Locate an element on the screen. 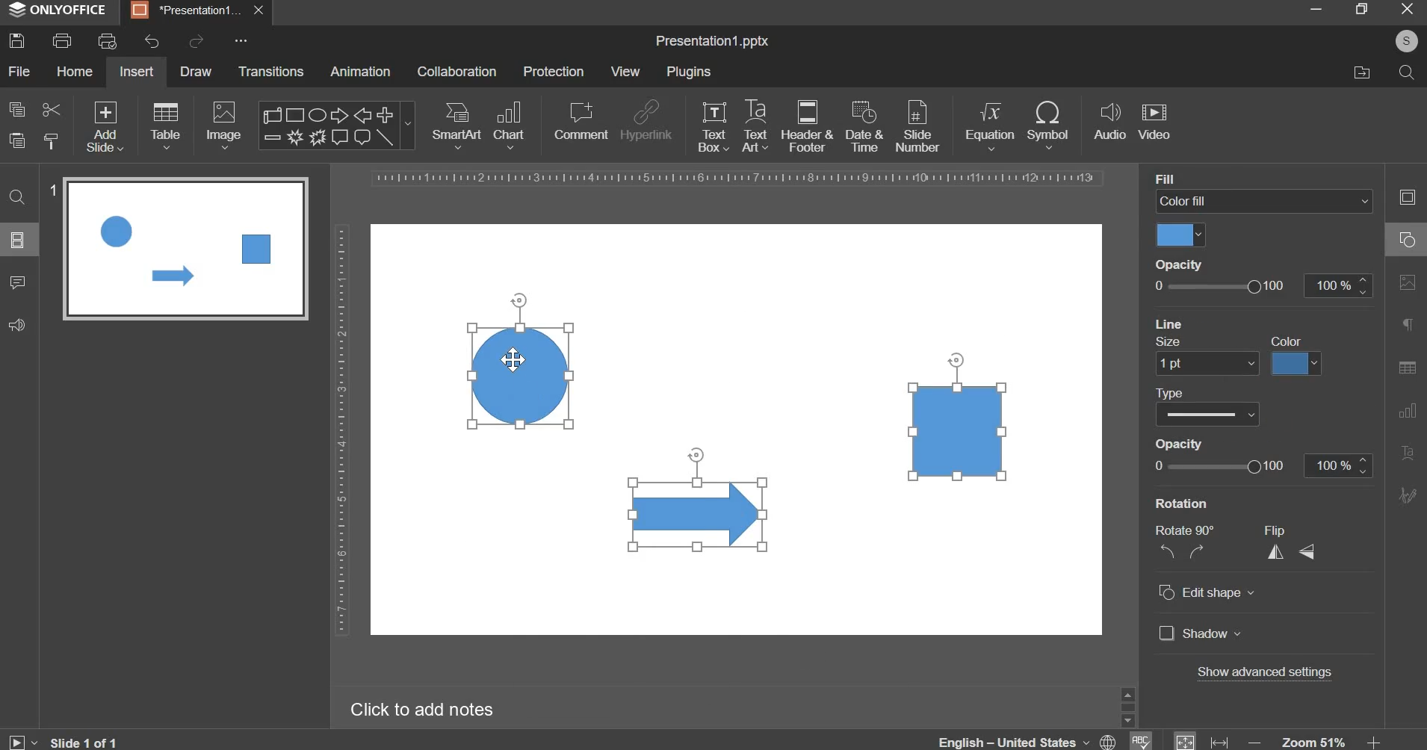 The image size is (1427, 750). paste is located at coordinates (17, 141).